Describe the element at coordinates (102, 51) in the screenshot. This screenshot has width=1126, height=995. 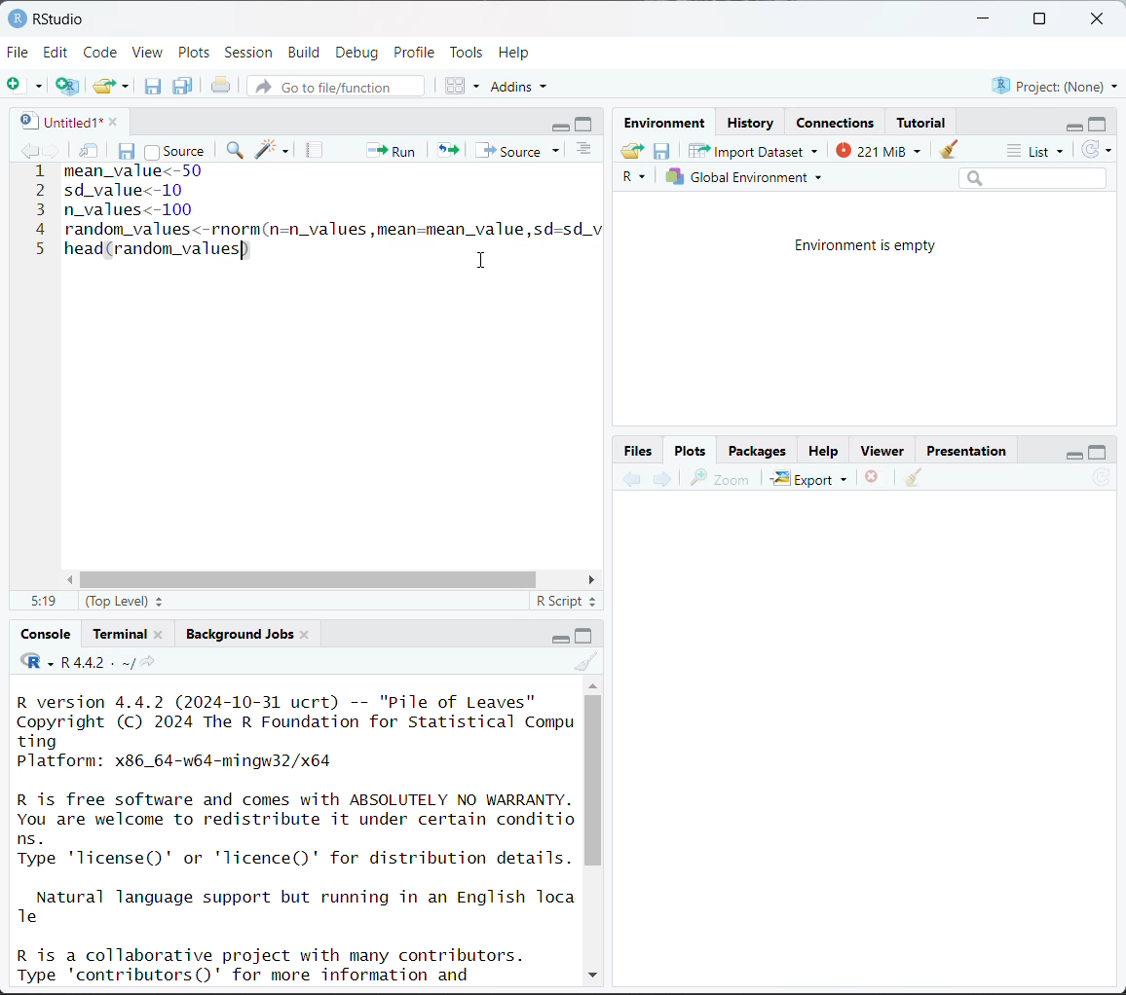
I see `Code` at that location.